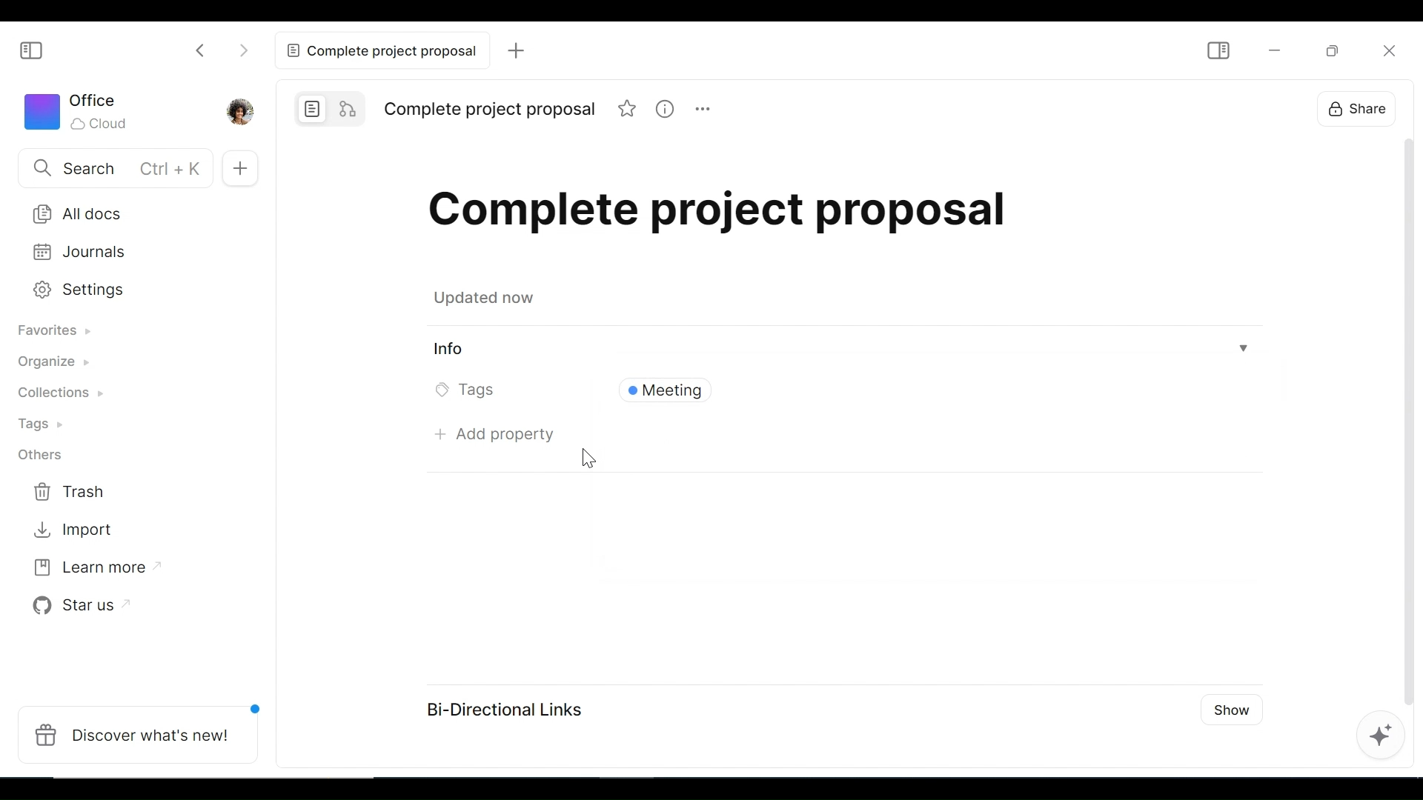 The height and width of the screenshot is (800, 1423). Describe the element at coordinates (48, 426) in the screenshot. I see `Tags` at that location.